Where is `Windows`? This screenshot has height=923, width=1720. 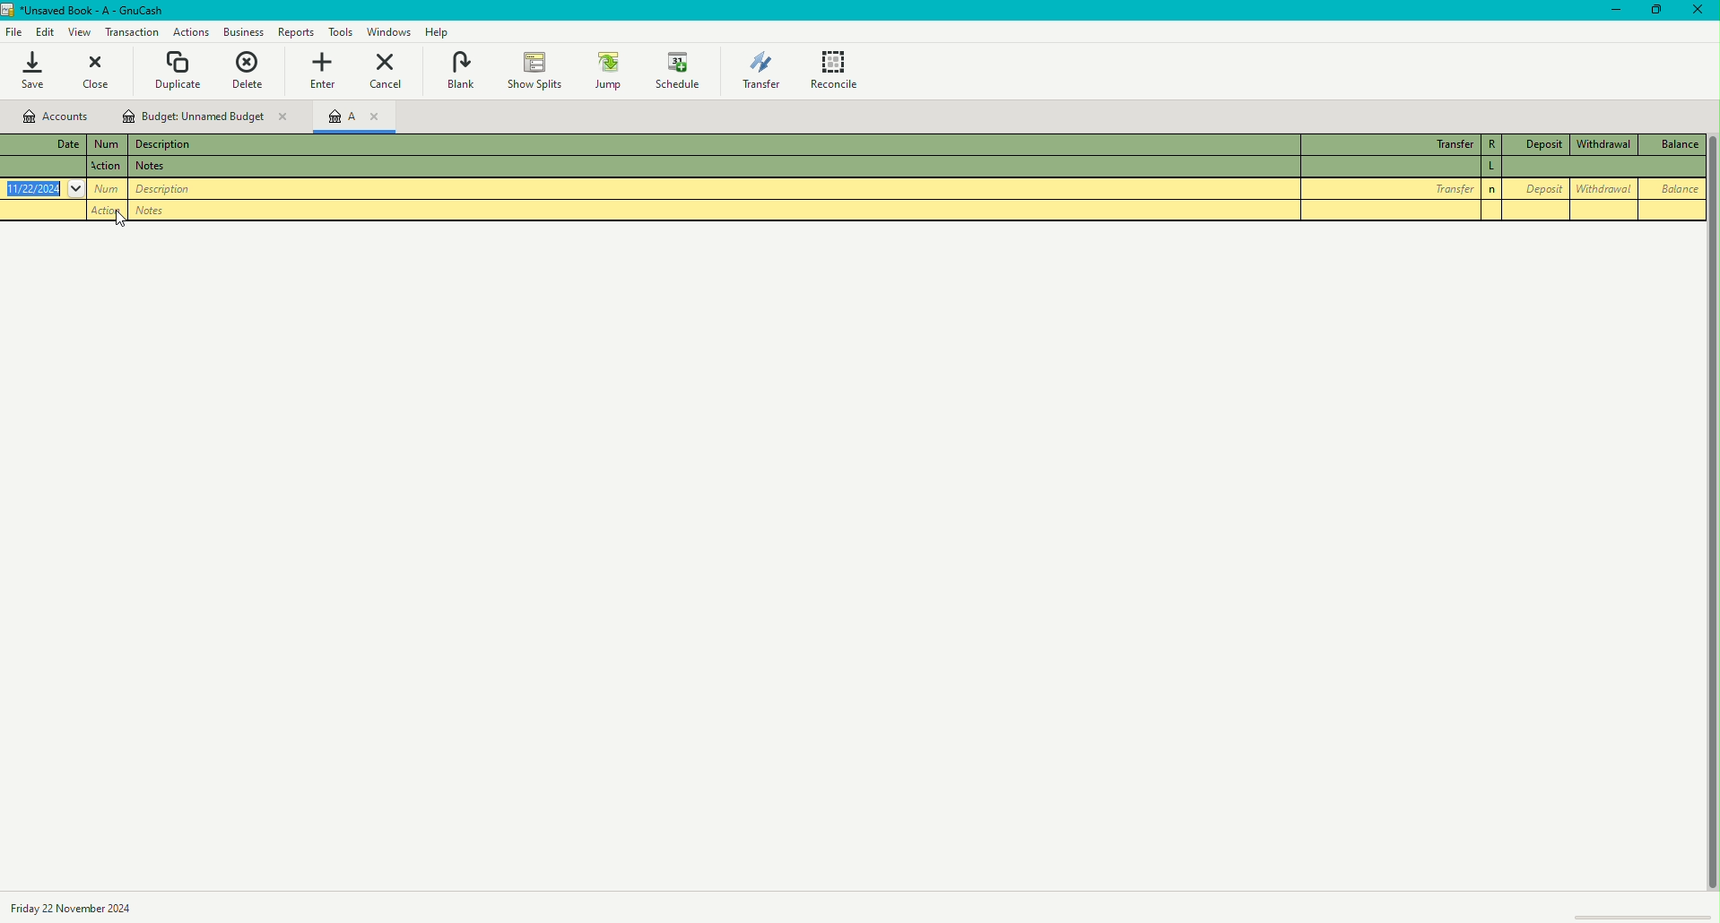
Windows is located at coordinates (389, 32).